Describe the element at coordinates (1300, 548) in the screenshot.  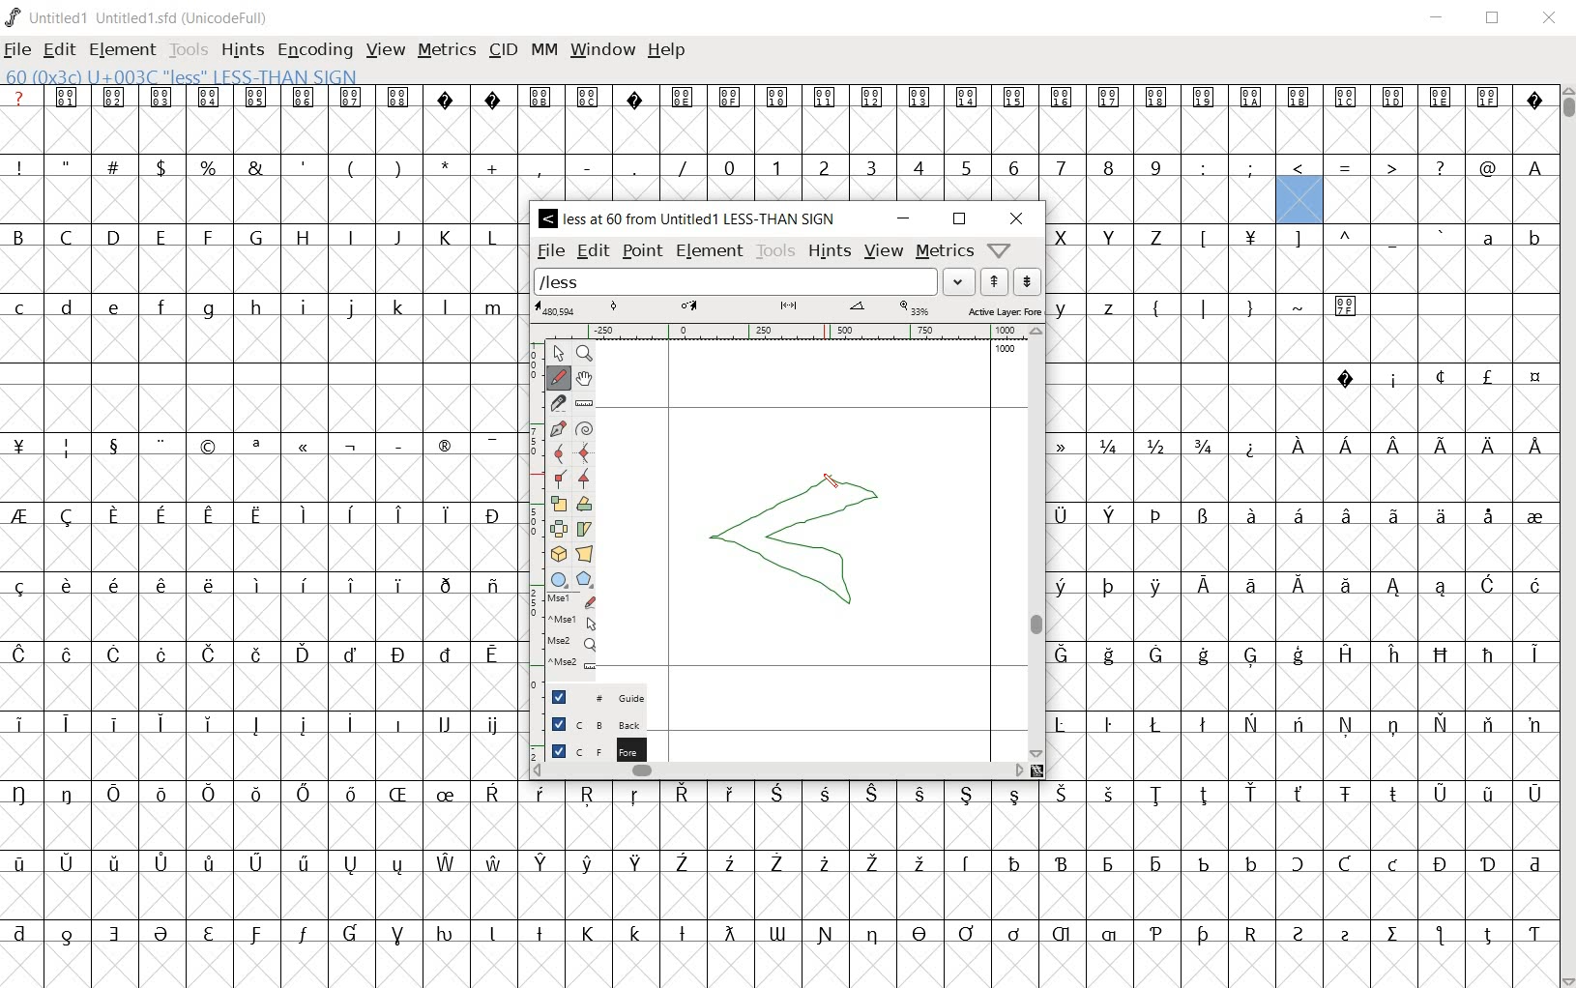
I see `empty cells` at that location.